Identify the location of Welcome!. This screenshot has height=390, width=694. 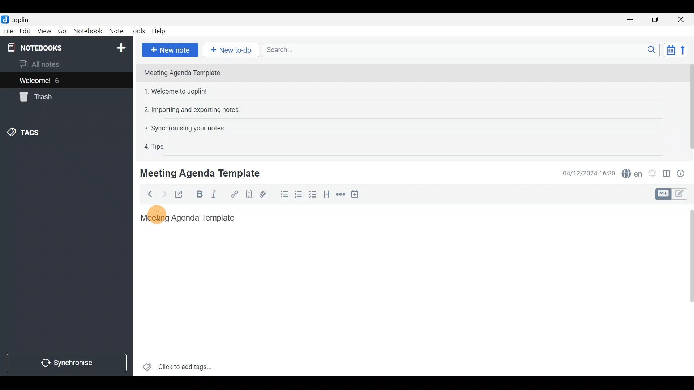
(35, 81).